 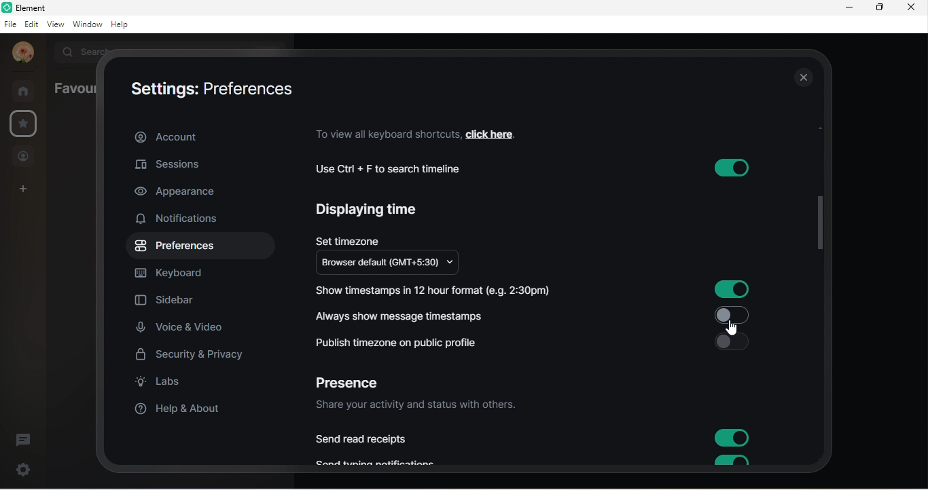 I want to click on close, so click(x=914, y=10).